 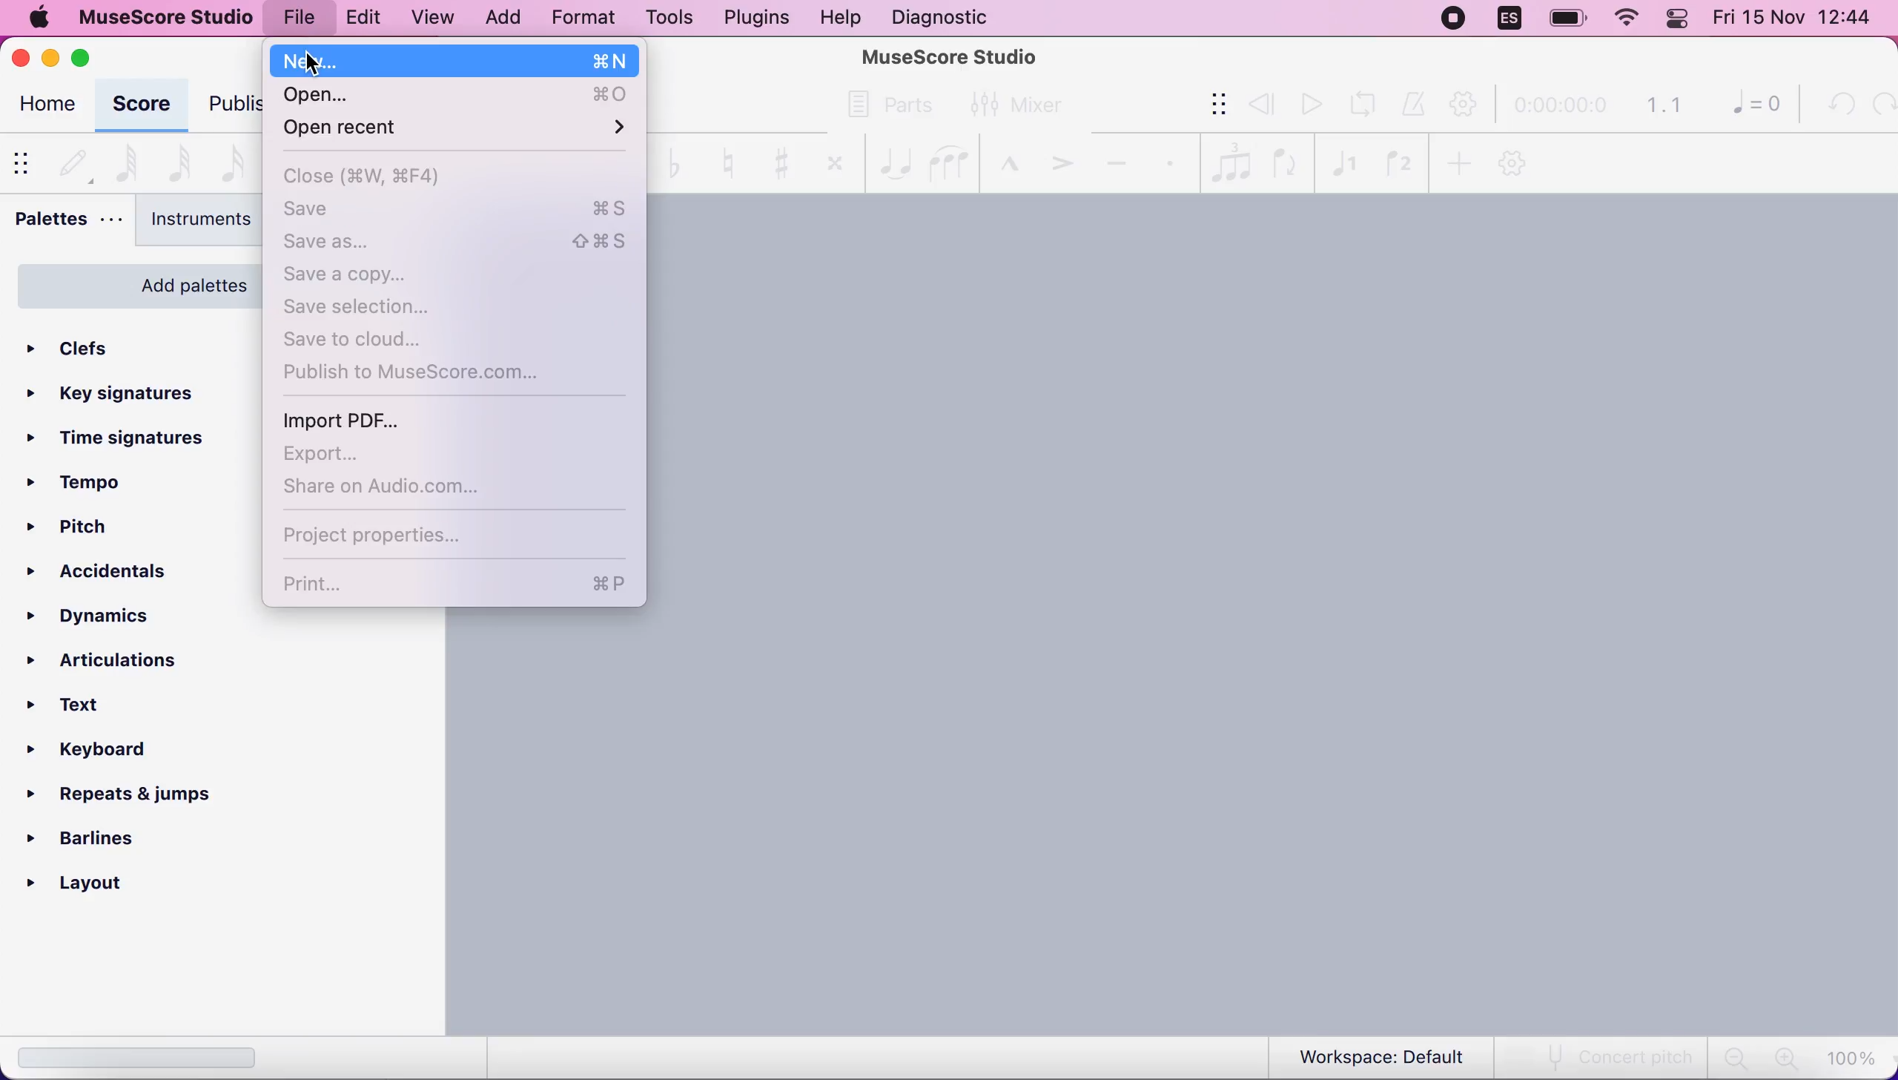 I want to click on tools, so click(x=663, y=18).